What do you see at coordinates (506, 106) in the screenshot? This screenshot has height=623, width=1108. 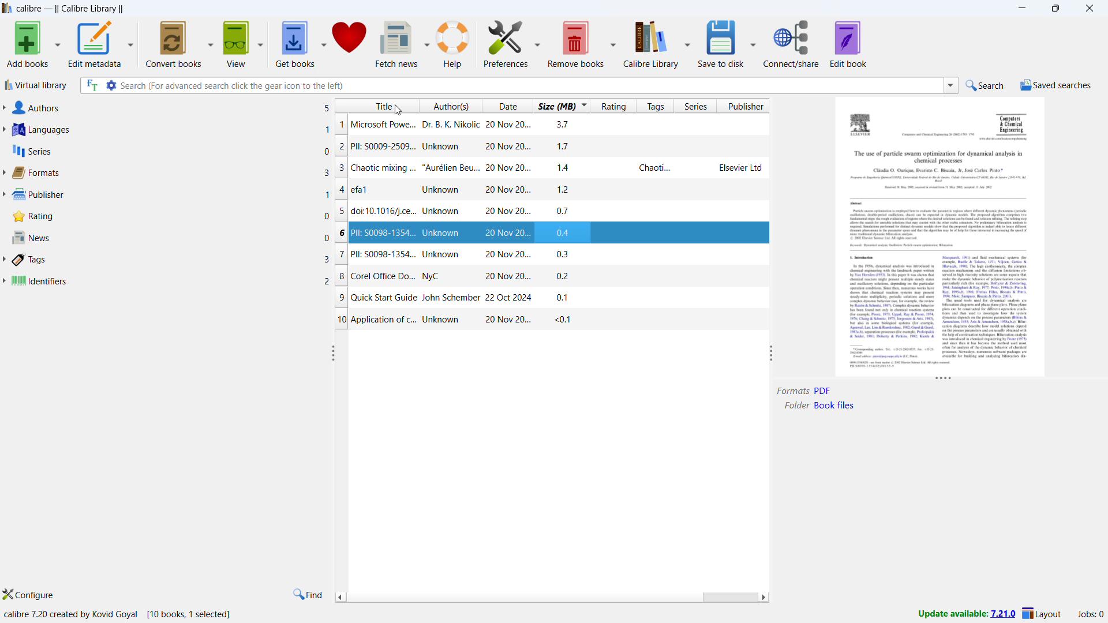 I see `sort by date` at bounding box center [506, 106].